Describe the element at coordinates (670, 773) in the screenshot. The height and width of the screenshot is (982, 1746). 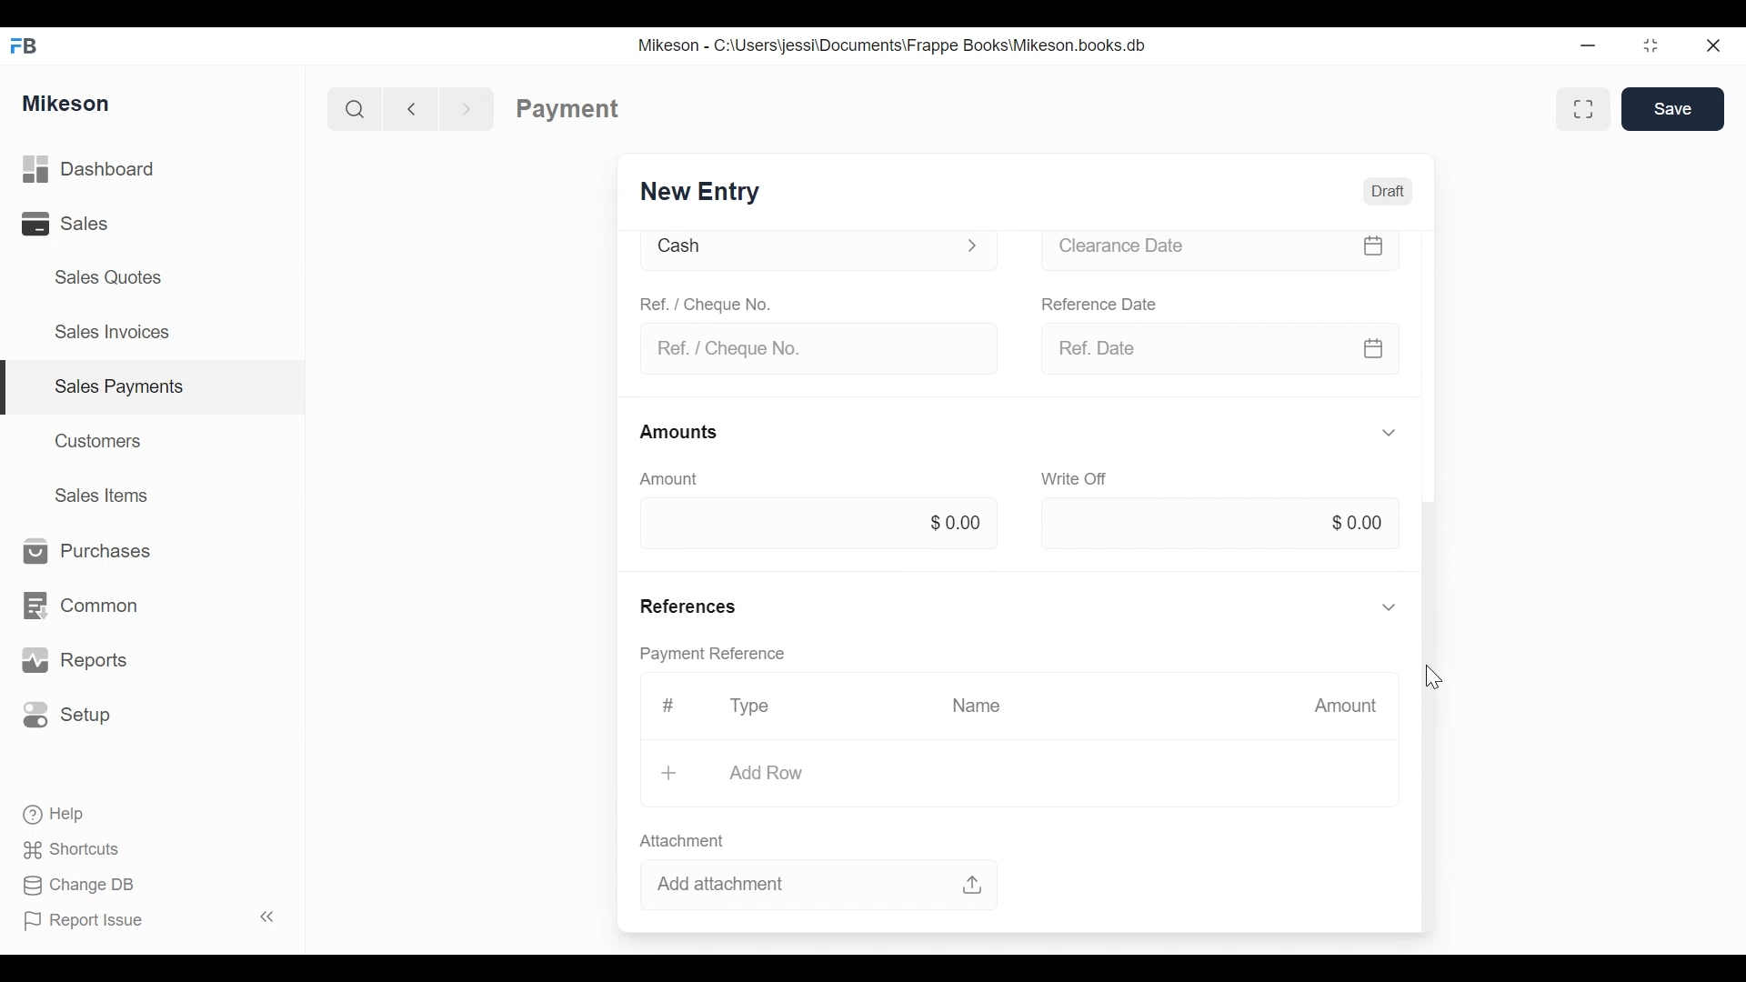
I see `+` at that location.